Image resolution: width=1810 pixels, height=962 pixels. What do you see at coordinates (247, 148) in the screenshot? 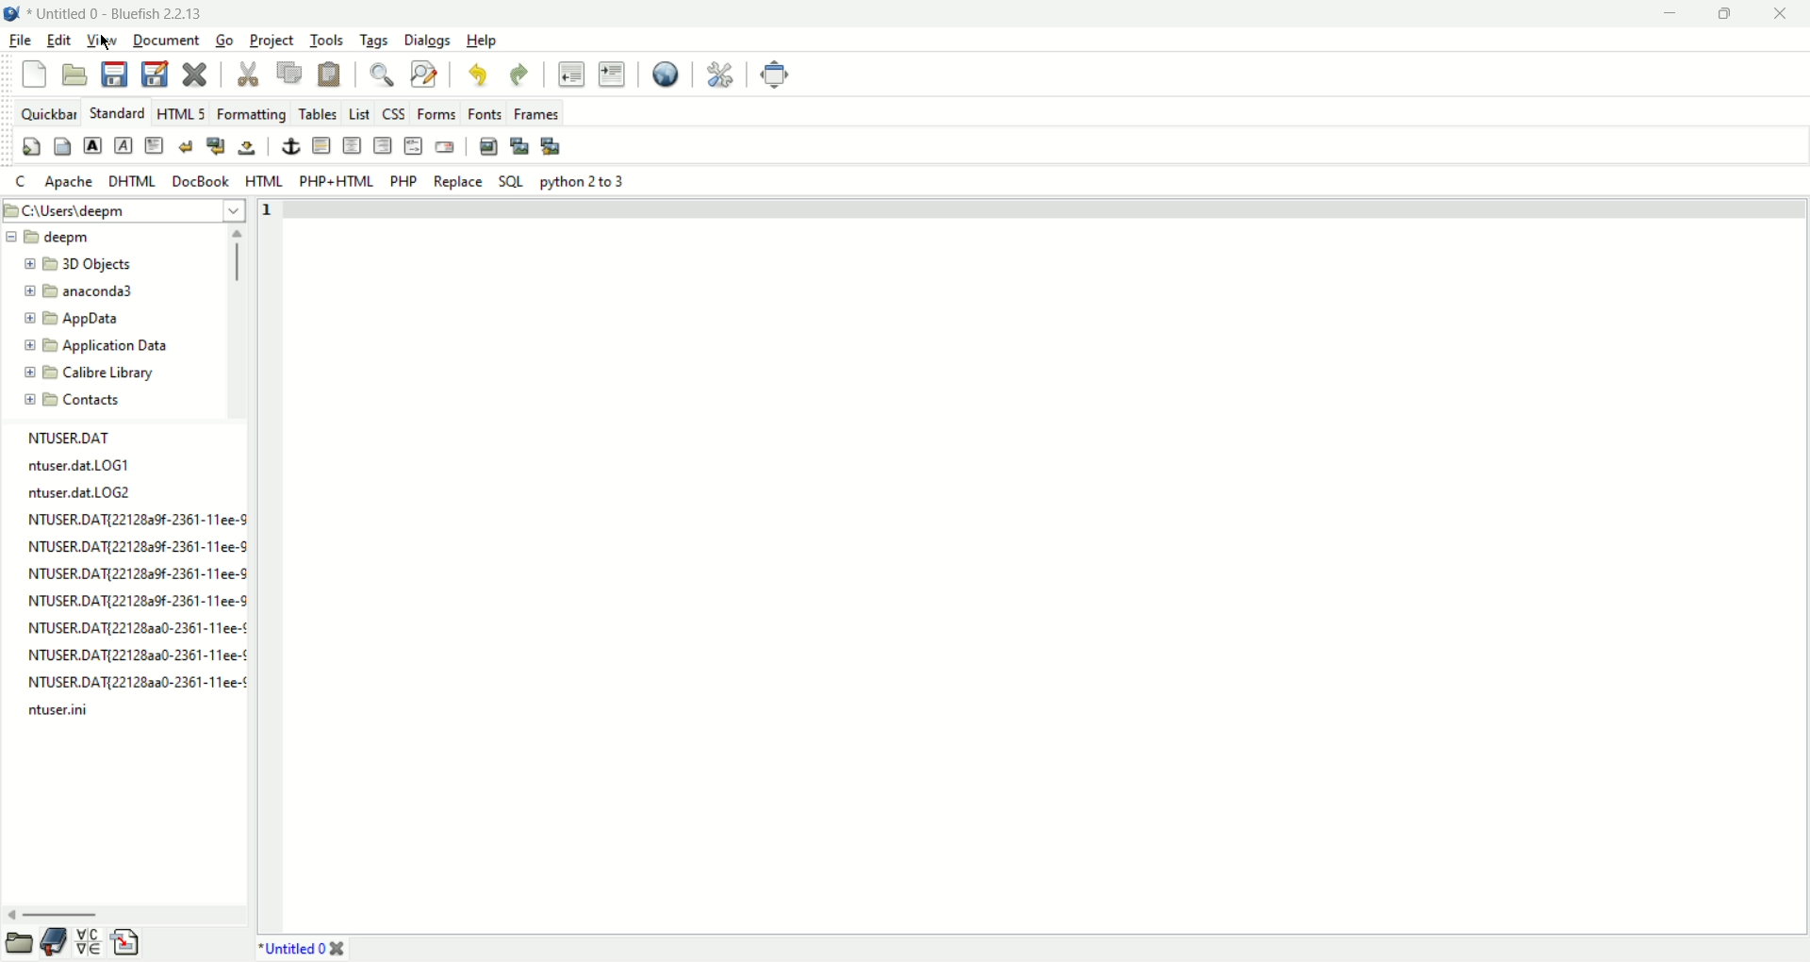
I see `non breaking space` at bounding box center [247, 148].